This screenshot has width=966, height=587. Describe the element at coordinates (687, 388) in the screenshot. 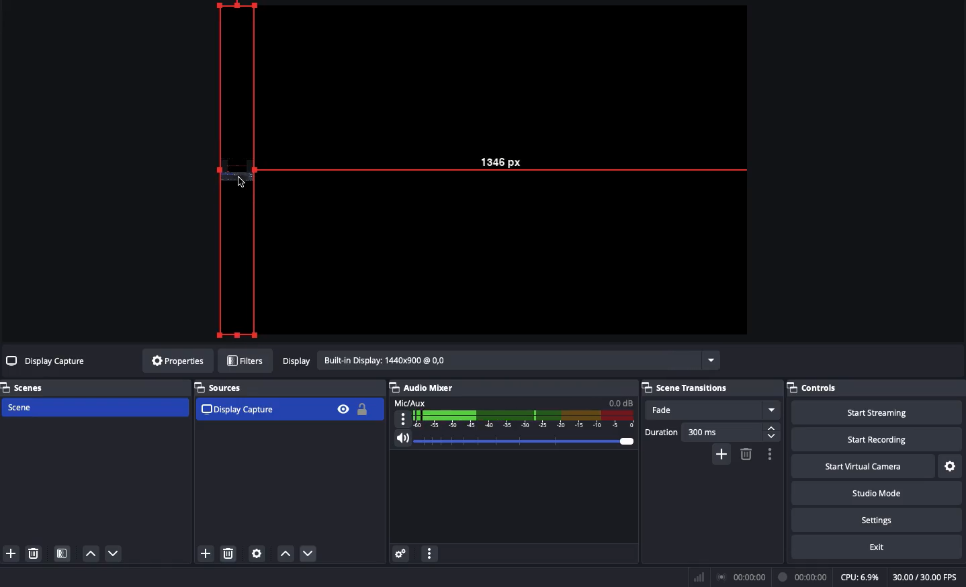

I see `Scene transition` at that location.